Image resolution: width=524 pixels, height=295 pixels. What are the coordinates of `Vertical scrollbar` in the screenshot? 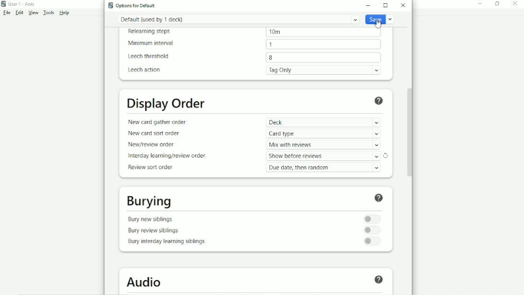 It's located at (408, 132).